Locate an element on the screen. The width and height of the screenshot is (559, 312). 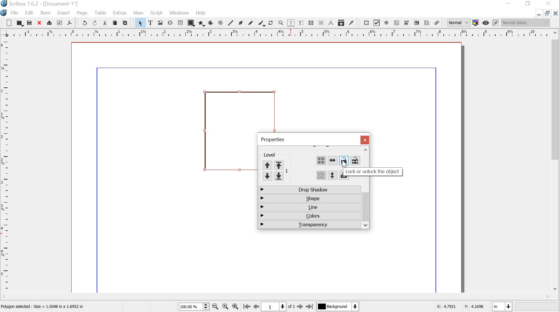
normal is located at coordinates (458, 23).